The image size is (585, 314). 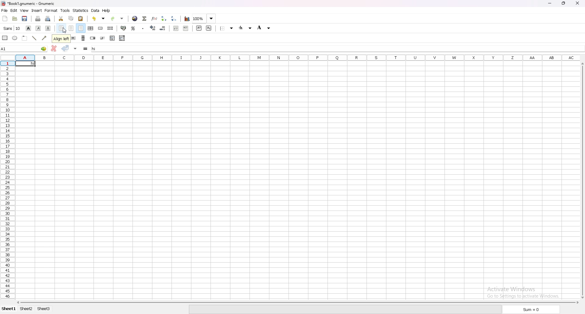 I want to click on accept changes, so click(x=66, y=48).